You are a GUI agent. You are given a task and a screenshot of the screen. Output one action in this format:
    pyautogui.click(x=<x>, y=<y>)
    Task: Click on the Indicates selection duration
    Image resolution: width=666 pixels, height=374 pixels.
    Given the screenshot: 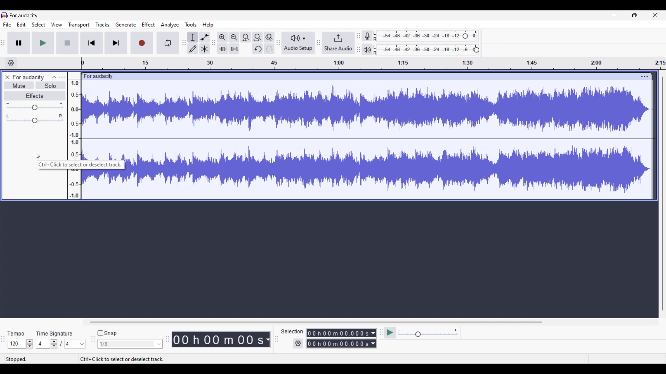 What is the action you would take?
    pyautogui.click(x=292, y=331)
    